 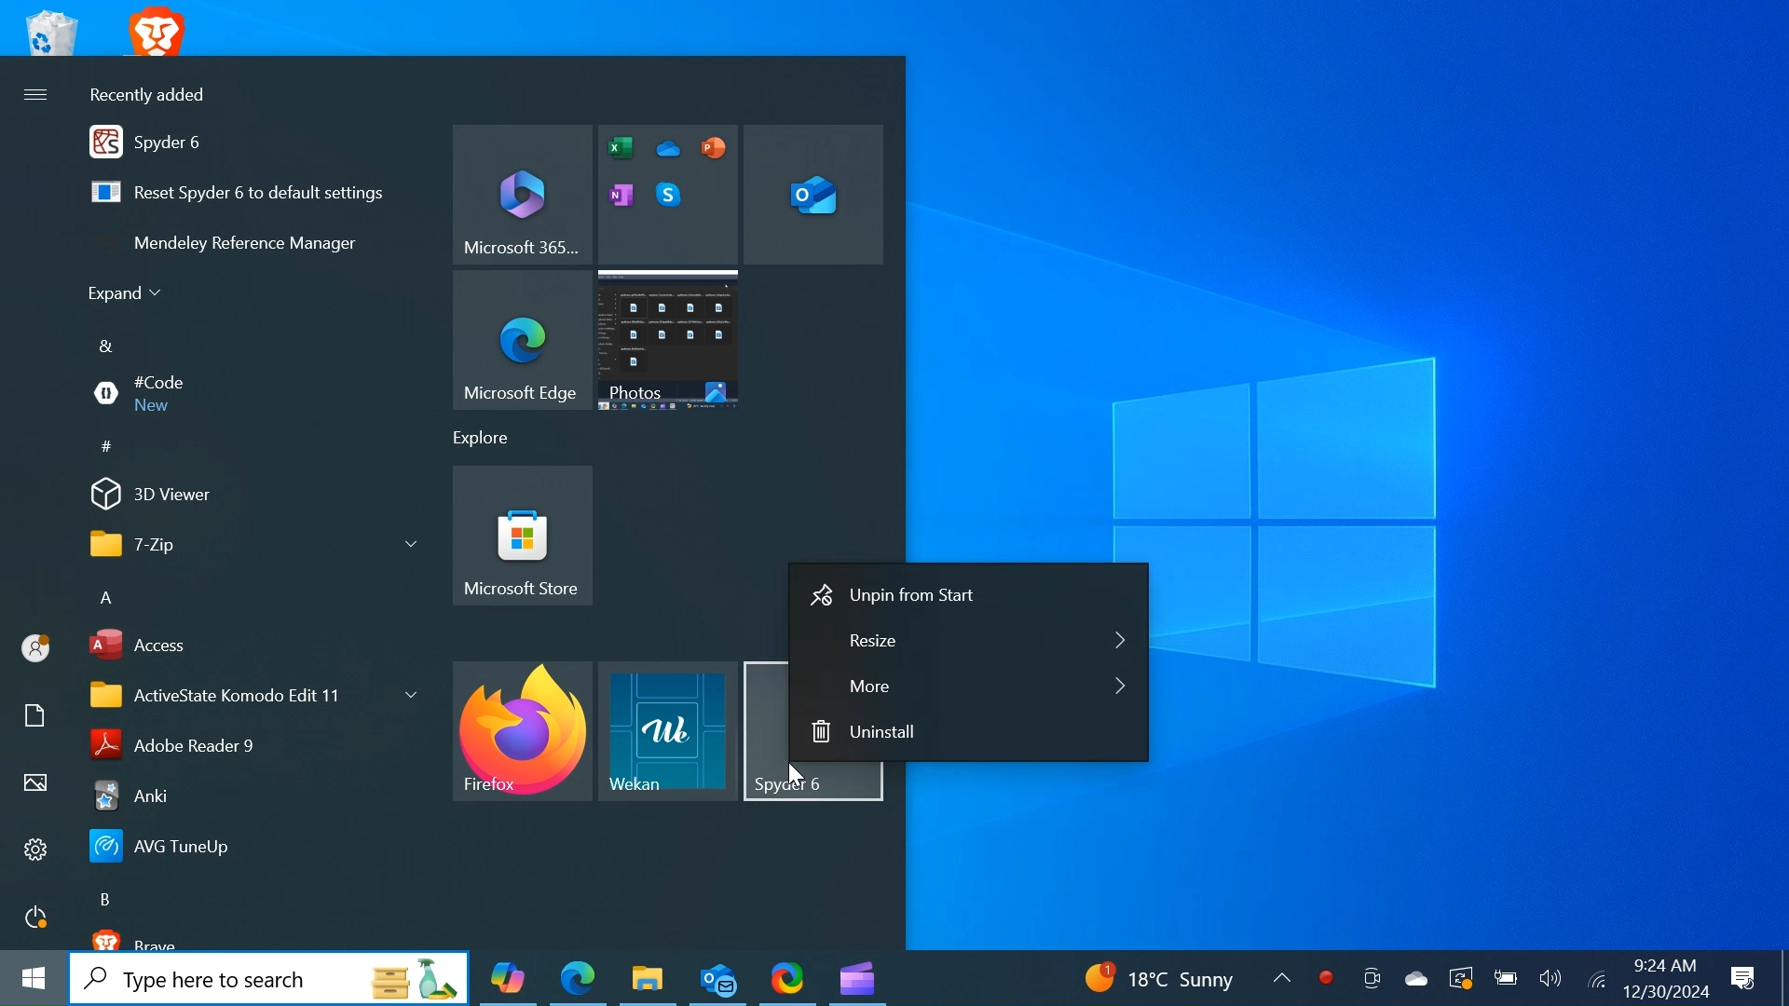 I want to click on Windows, so click(x=32, y=980).